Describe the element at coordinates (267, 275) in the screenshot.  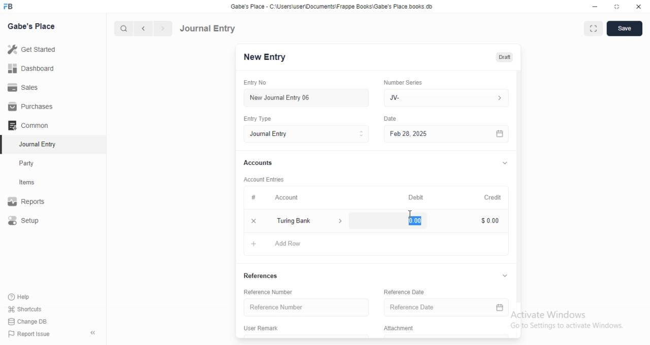
I see `References` at that location.